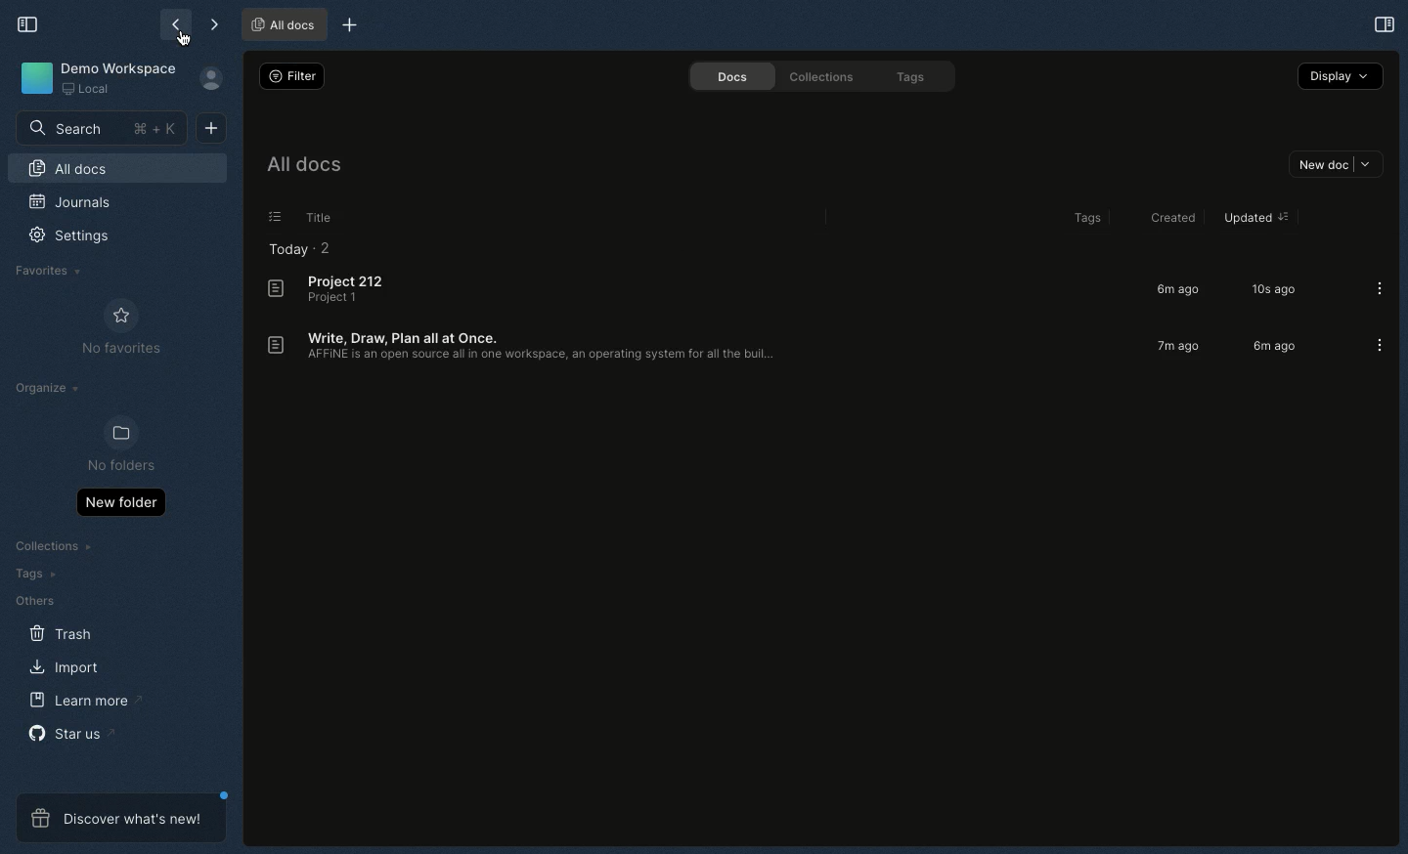 This screenshot has width=1408, height=854. I want to click on Back, so click(173, 23).